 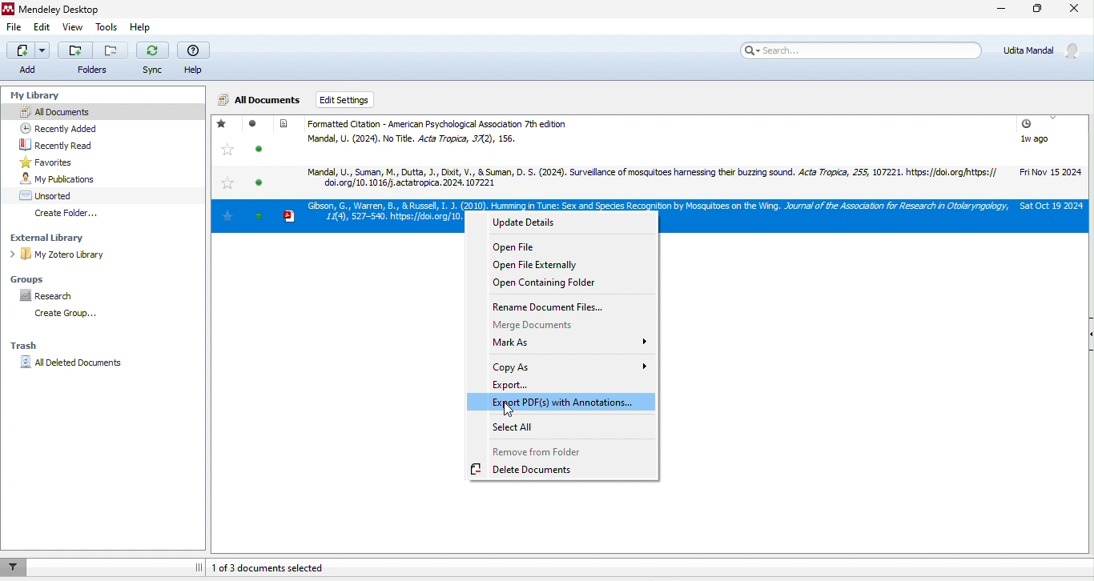 I want to click on unsorted, so click(x=54, y=194).